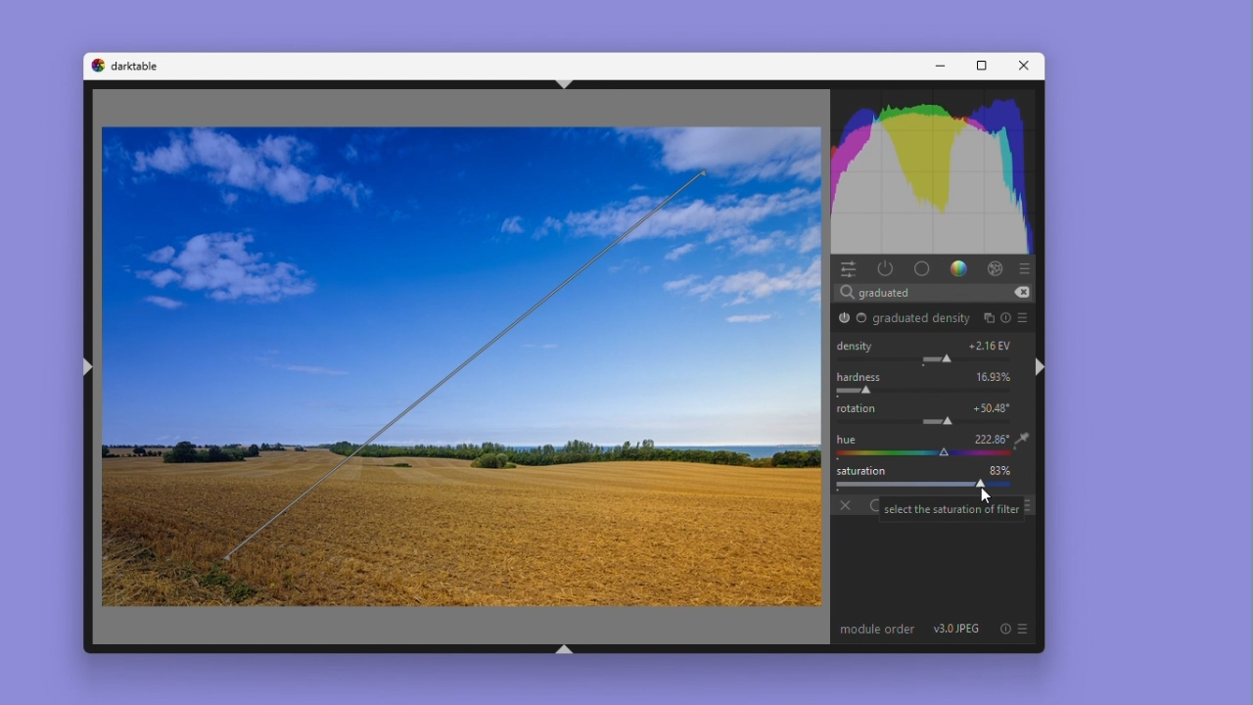 The image size is (1253, 705). I want to click on shift+ctrl+t, so click(566, 85).